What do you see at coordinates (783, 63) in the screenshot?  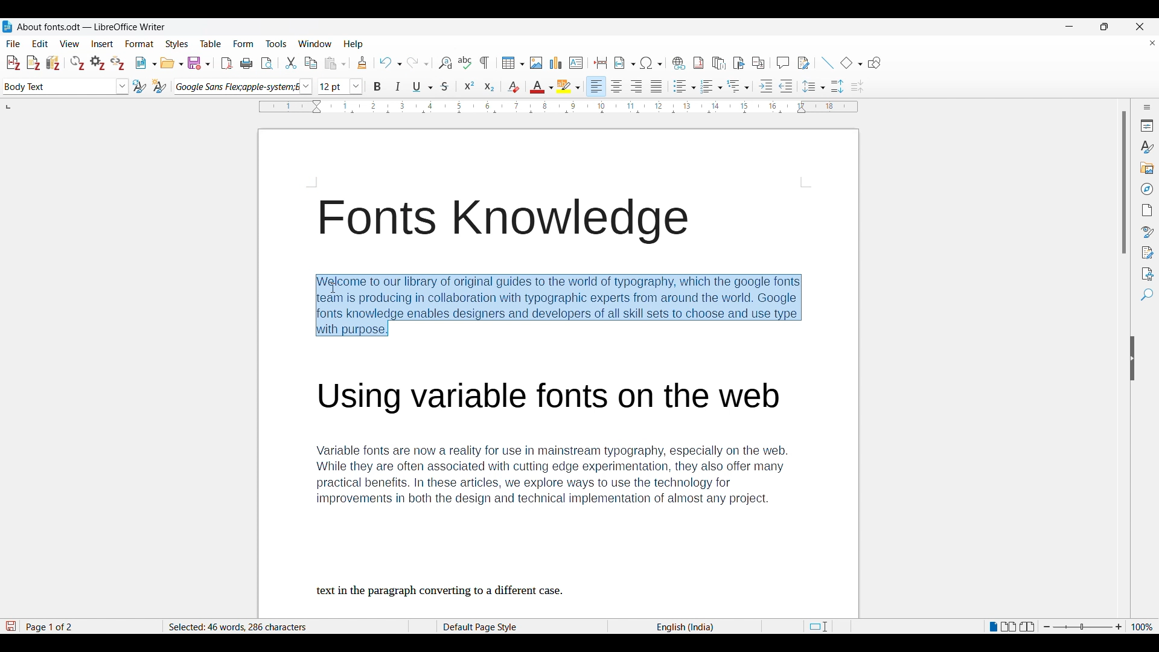 I see `Insert comment` at bounding box center [783, 63].